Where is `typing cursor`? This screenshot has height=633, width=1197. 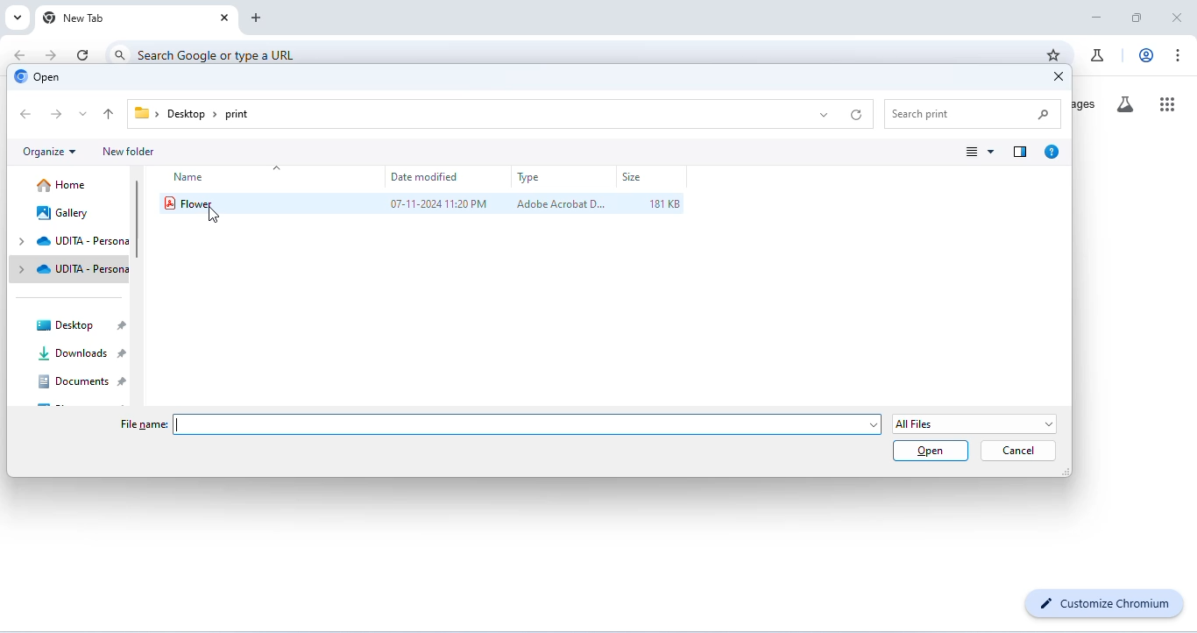 typing cursor is located at coordinates (528, 426).